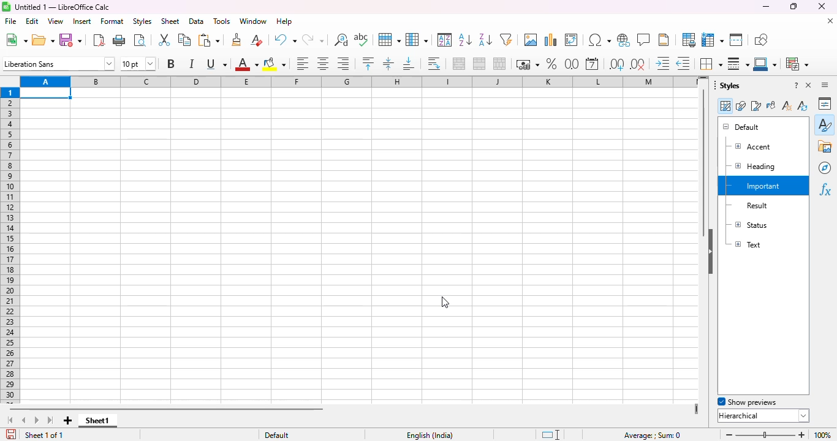 The height and width of the screenshot is (441, 837). What do you see at coordinates (624, 40) in the screenshot?
I see `insert hyperlink` at bounding box center [624, 40].